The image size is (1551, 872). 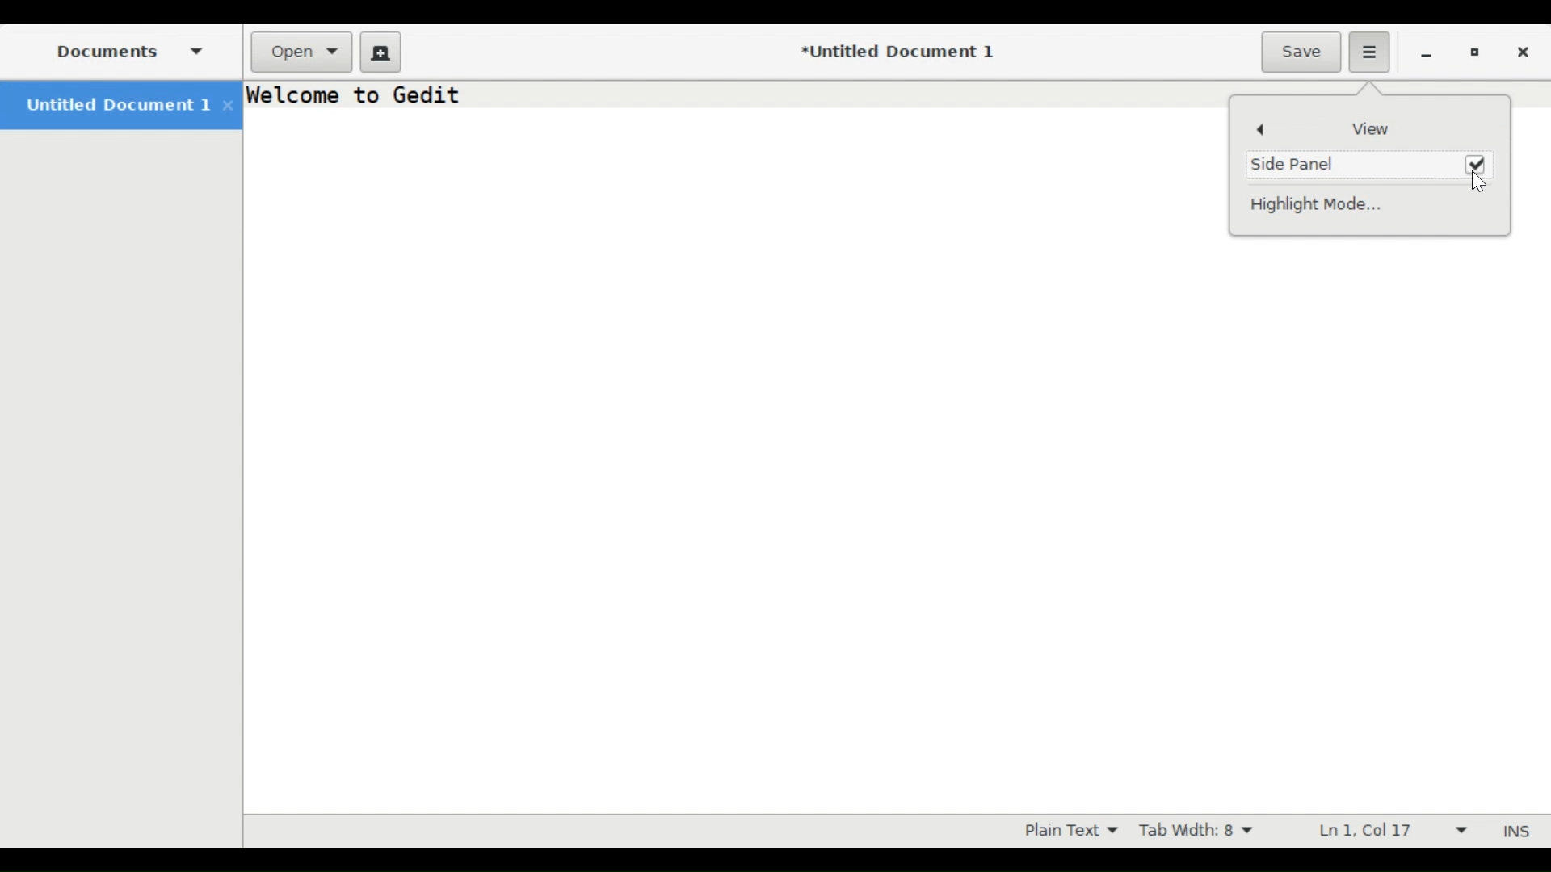 What do you see at coordinates (1069, 831) in the screenshot?
I see `Highlight mode option` at bounding box center [1069, 831].